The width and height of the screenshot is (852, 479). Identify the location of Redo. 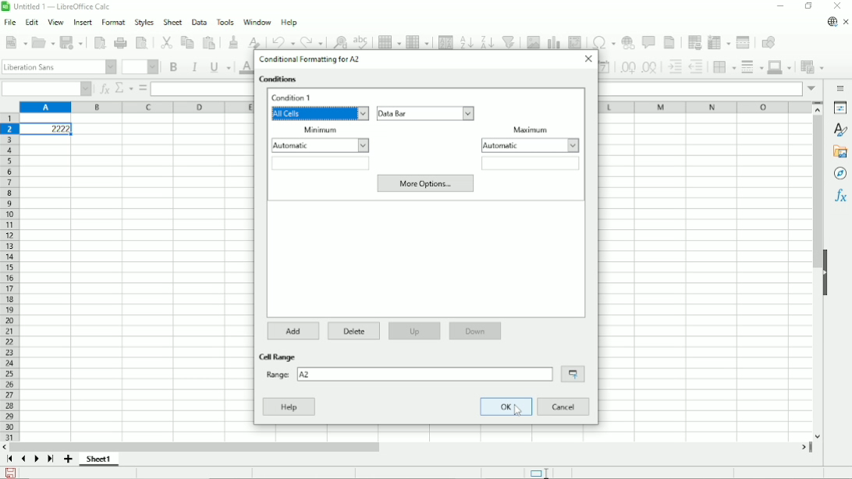
(311, 41).